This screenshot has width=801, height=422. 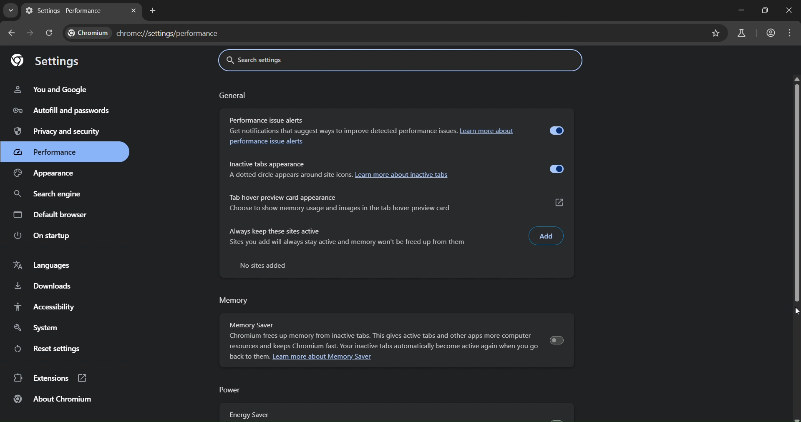 I want to click on bookmark, so click(x=716, y=33).